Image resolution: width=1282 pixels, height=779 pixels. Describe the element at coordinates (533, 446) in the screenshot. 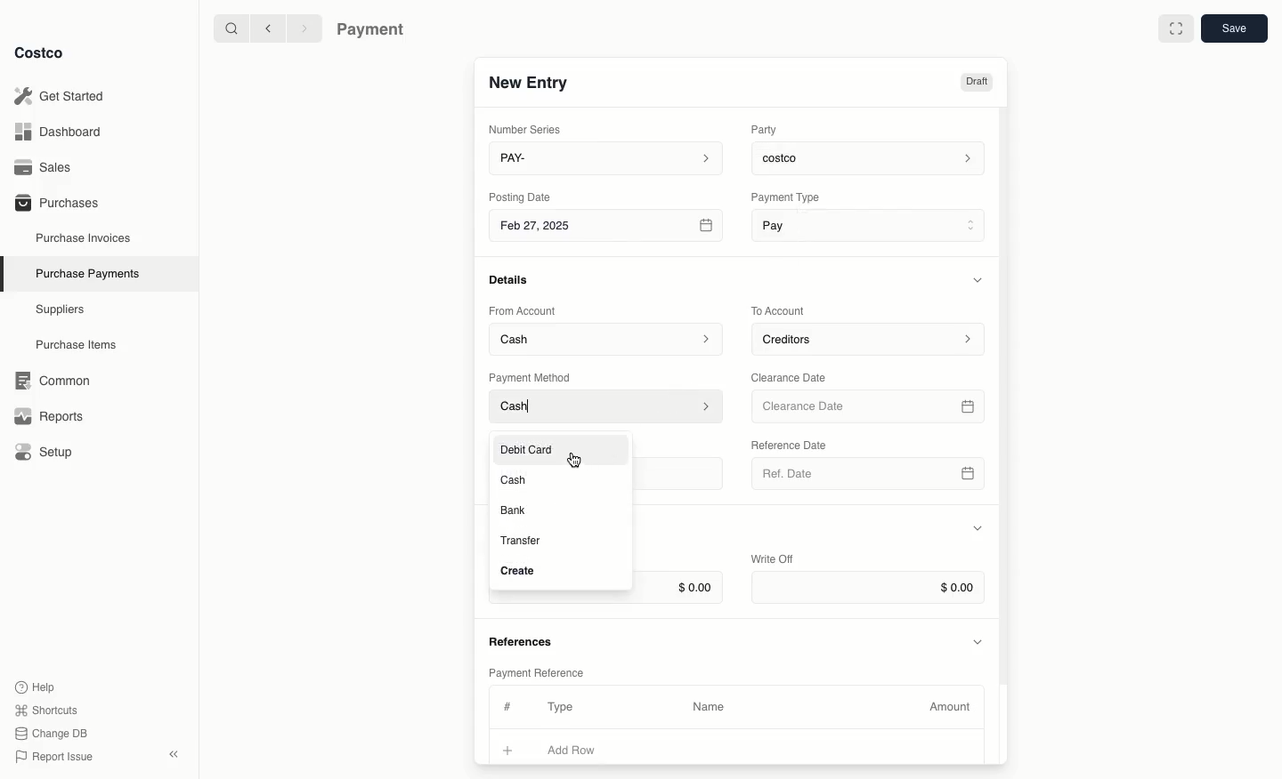

I see `Debit card` at that location.